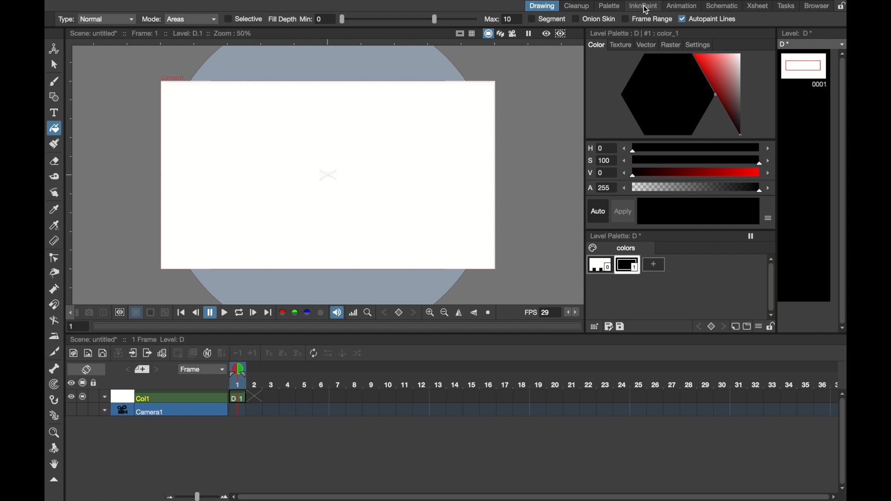 This screenshot has height=501, width=891. What do you see at coordinates (601, 148) in the screenshot?
I see `H` at bounding box center [601, 148].